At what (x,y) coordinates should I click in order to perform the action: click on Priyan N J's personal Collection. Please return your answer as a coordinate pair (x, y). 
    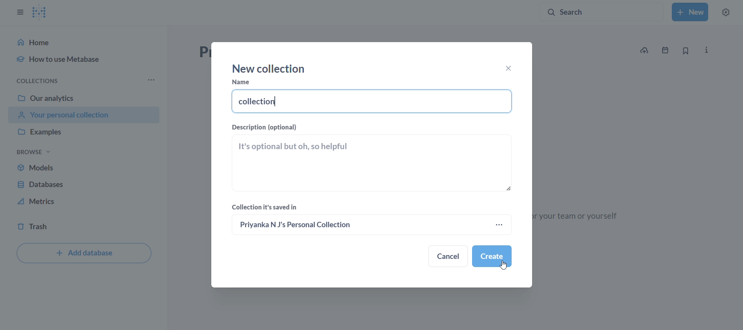
    Looking at the image, I should click on (358, 224).